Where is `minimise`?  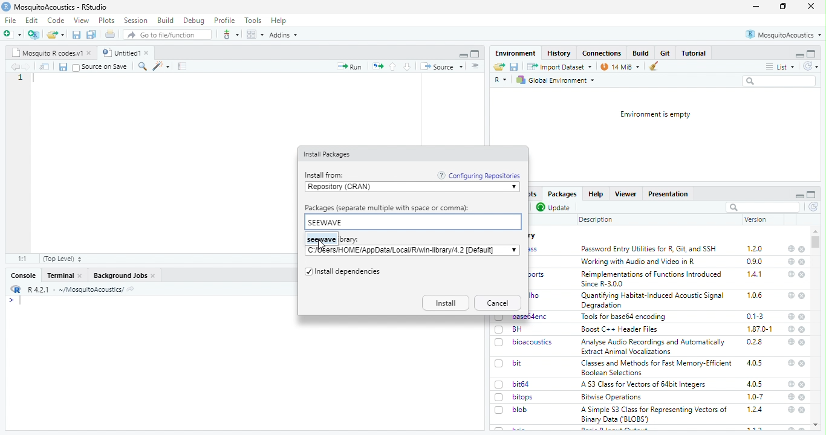
minimise is located at coordinates (756, 7).